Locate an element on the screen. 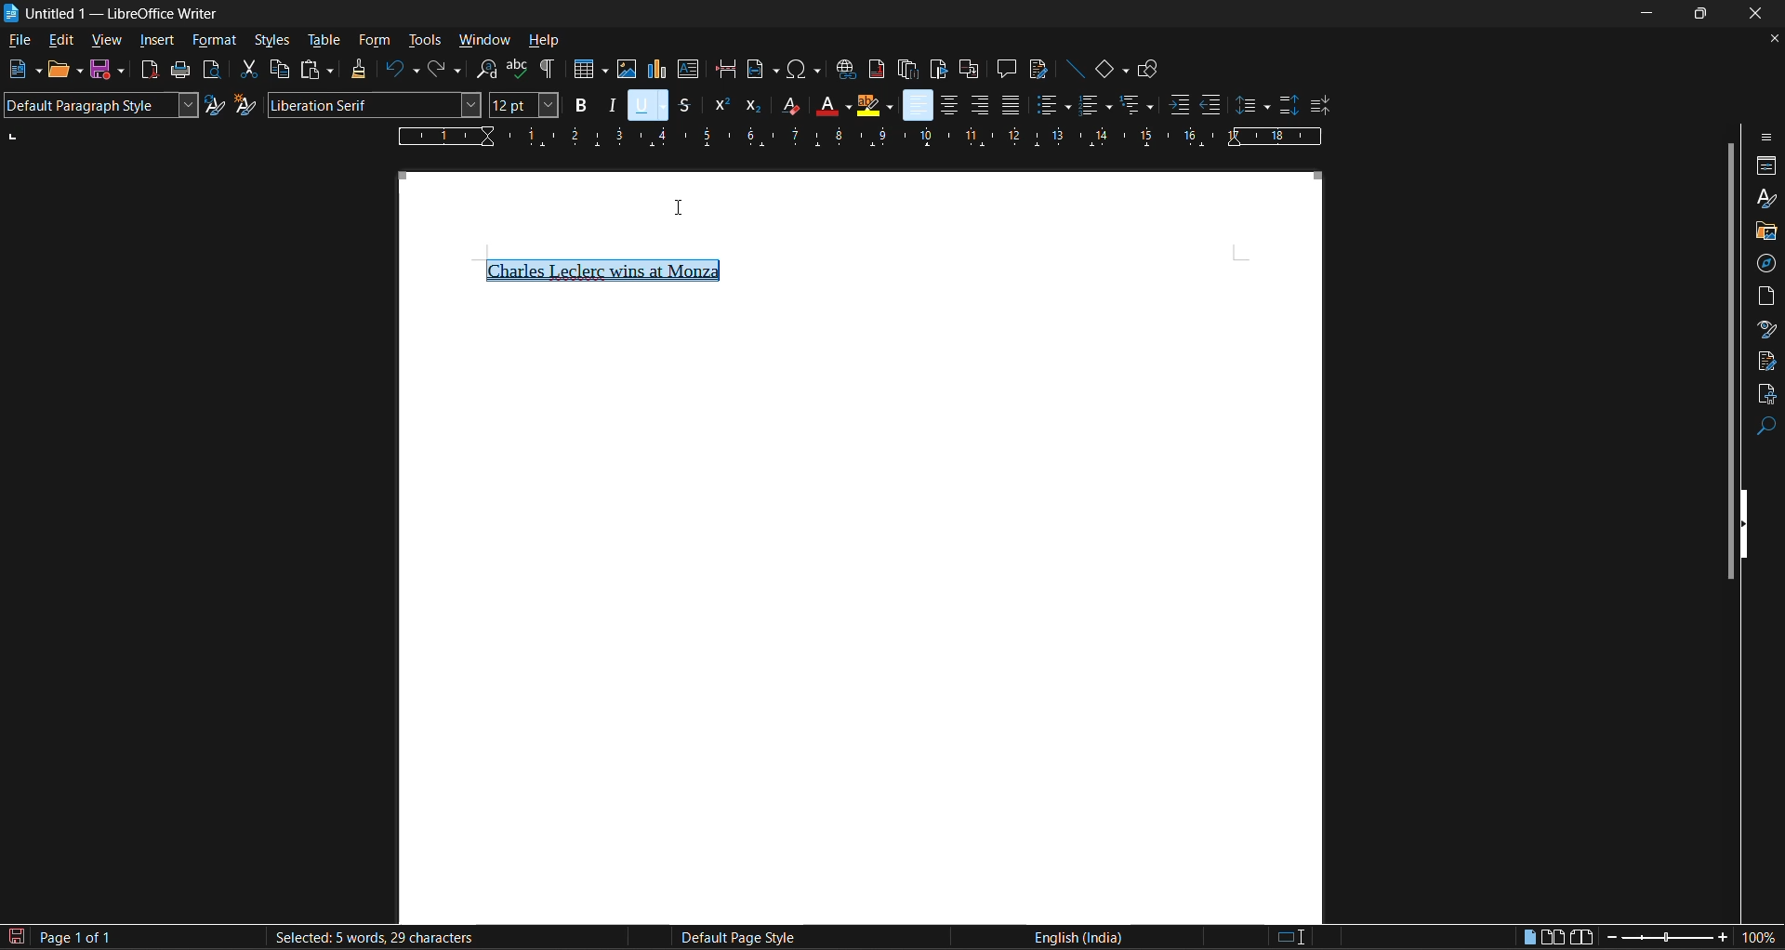  insert cross reference is located at coordinates (970, 71).